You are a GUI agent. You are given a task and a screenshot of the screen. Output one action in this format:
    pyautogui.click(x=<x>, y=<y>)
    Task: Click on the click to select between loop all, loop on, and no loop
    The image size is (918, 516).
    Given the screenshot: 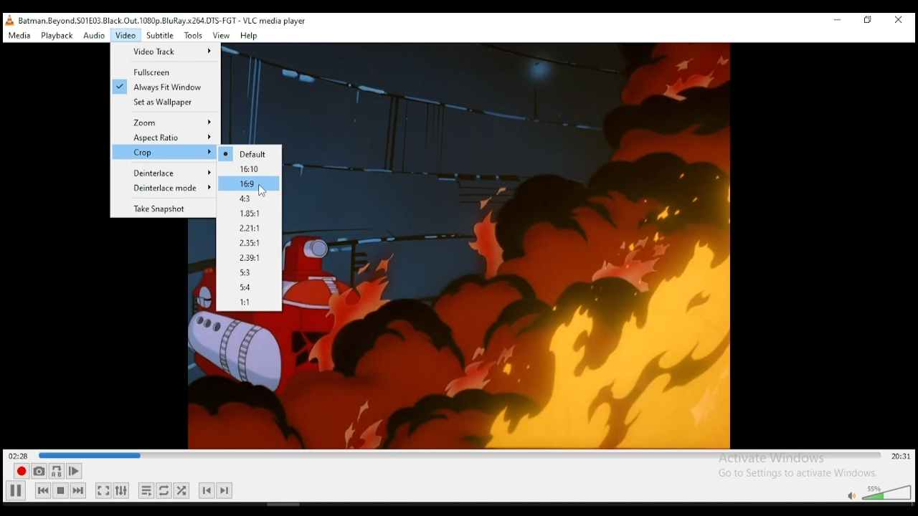 What is the action you would take?
    pyautogui.click(x=165, y=490)
    